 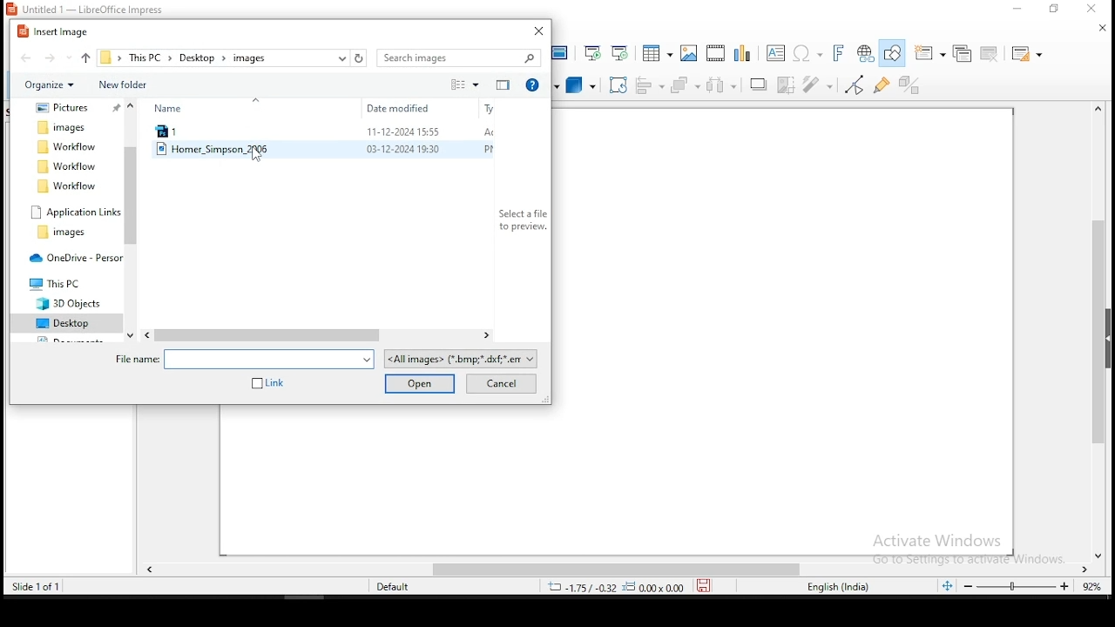 I want to click on start from current slide, so click(x=623, y=51).